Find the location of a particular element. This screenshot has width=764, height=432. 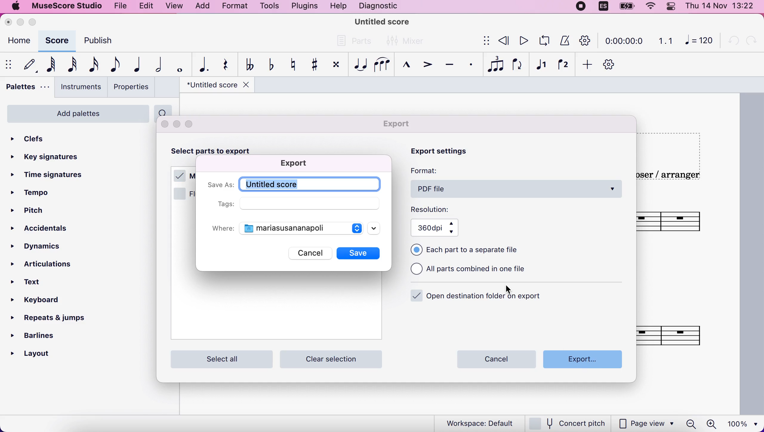

voice 1 is located at coordinates (541, 64).